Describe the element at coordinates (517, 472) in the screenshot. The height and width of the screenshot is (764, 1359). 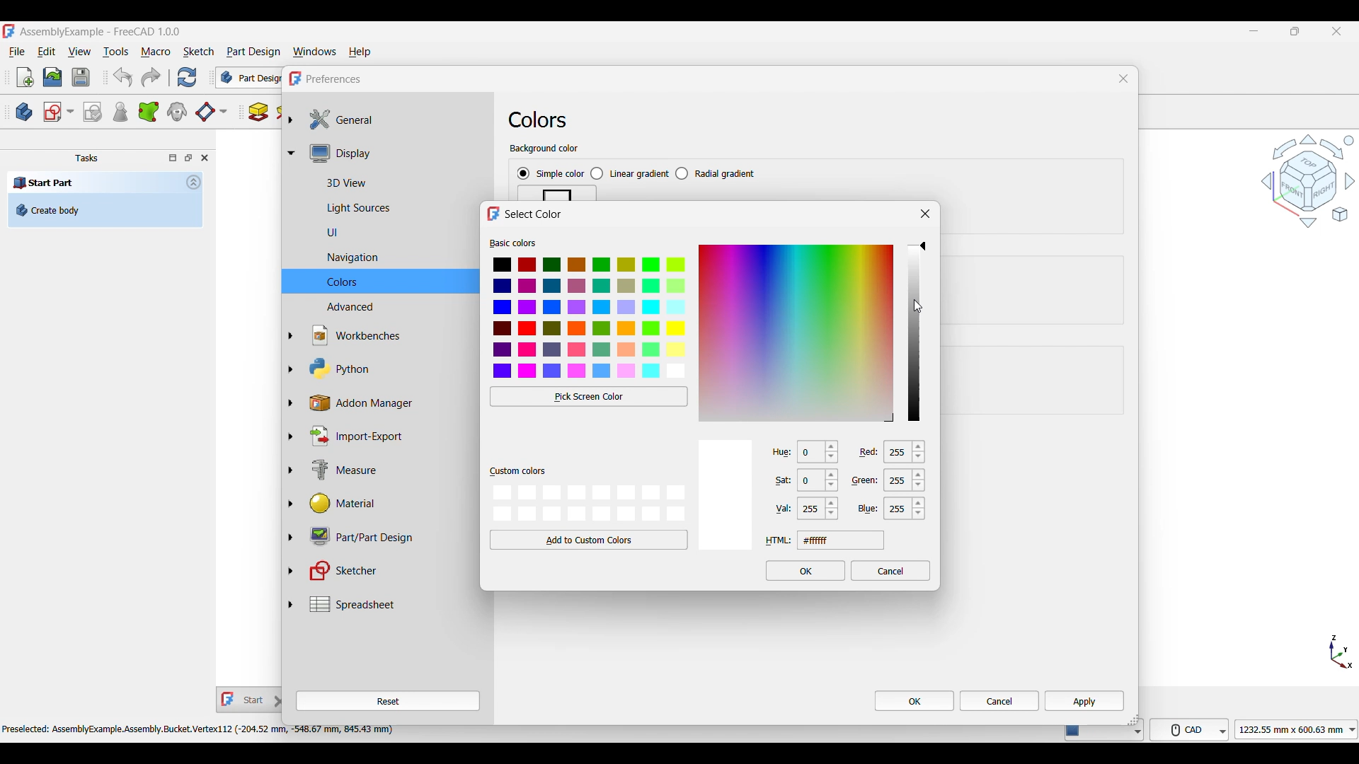
I see `custom colors` at that location.